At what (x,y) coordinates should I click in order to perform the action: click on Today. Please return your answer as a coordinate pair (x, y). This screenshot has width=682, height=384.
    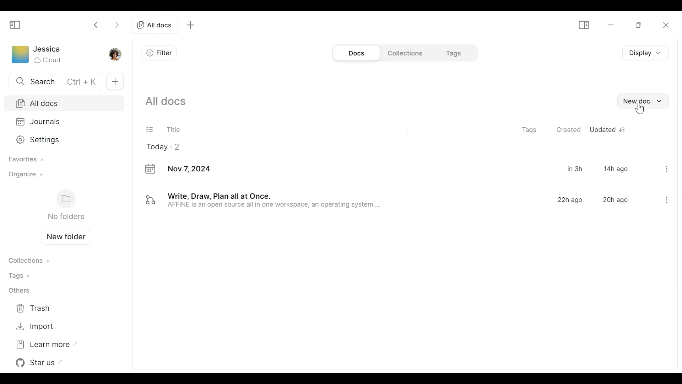
    Looking at the image, I should click on (167, 146).